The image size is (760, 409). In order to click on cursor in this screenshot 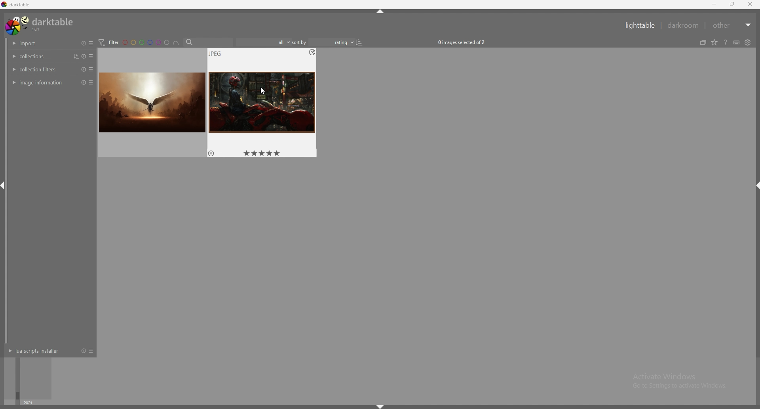, I will do `click(265, 91)`.